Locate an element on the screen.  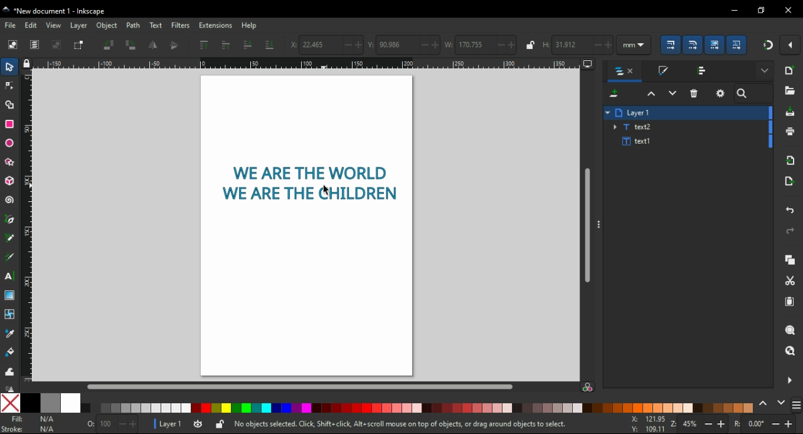
extension is located at coordinates (215, 26).